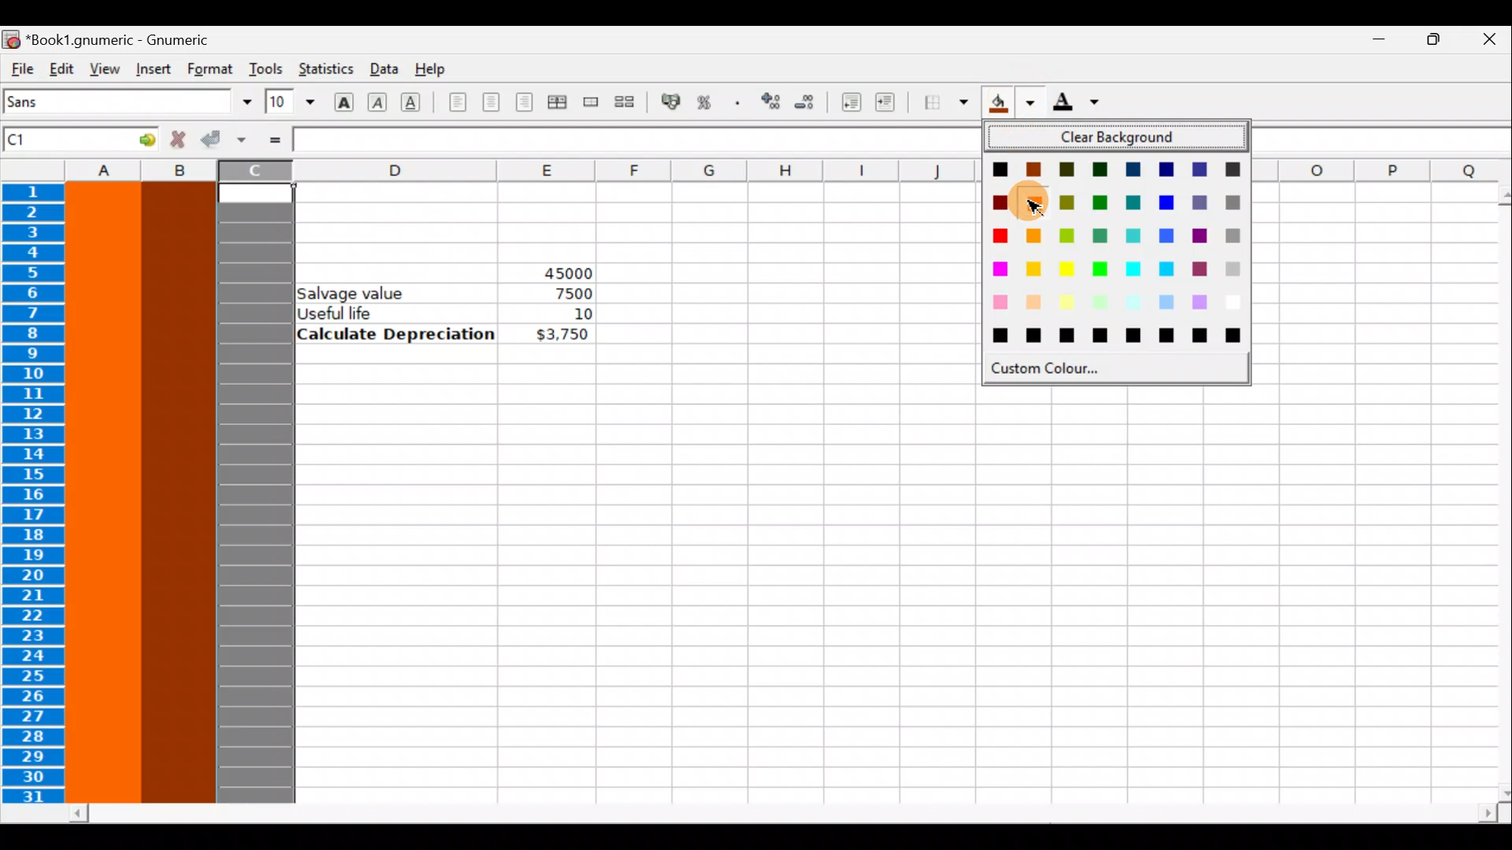  Describe the element at coordinates (1081, 103) in the screenshot. I see `Foreground` at that location.